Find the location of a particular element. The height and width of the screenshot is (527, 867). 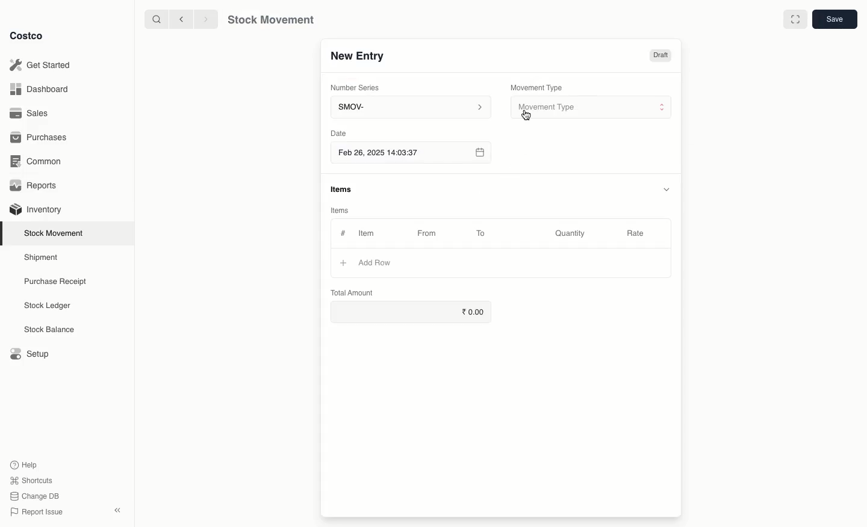

Get Started is located at coordinates (43, 64).